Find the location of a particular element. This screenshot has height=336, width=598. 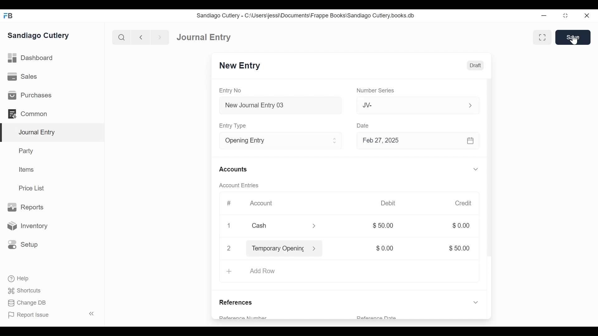

Number Series is located at coordinates (375, 91).